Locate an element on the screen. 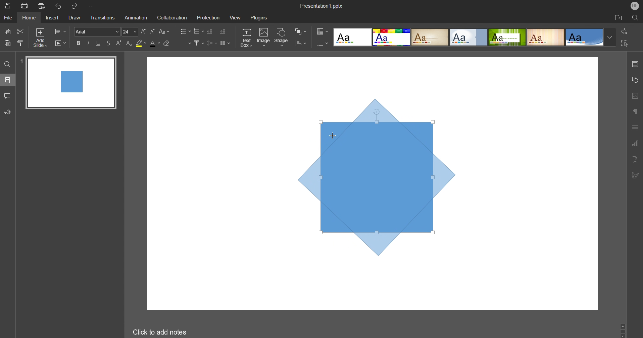  Strikethrough is located at coordinates (109, 44).